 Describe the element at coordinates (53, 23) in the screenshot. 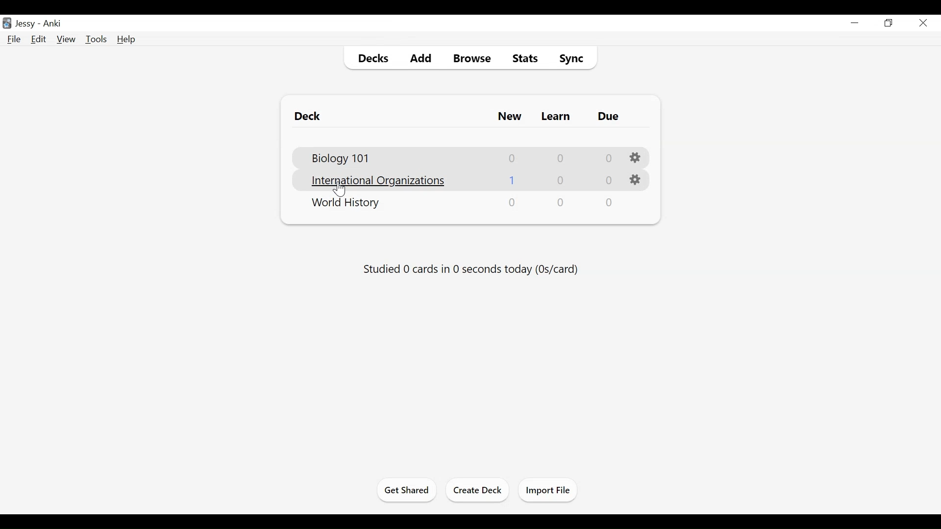

I see `Anki` at that location.